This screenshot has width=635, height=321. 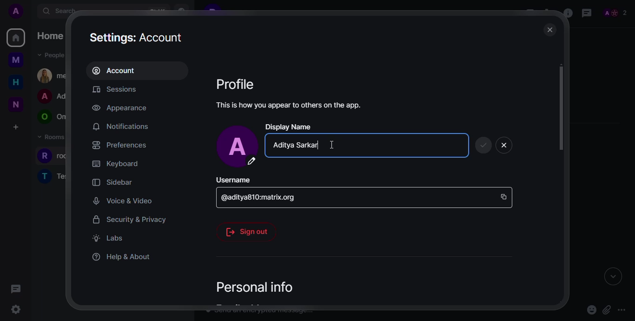 I want to click on settings, so click(x=138, y=37).